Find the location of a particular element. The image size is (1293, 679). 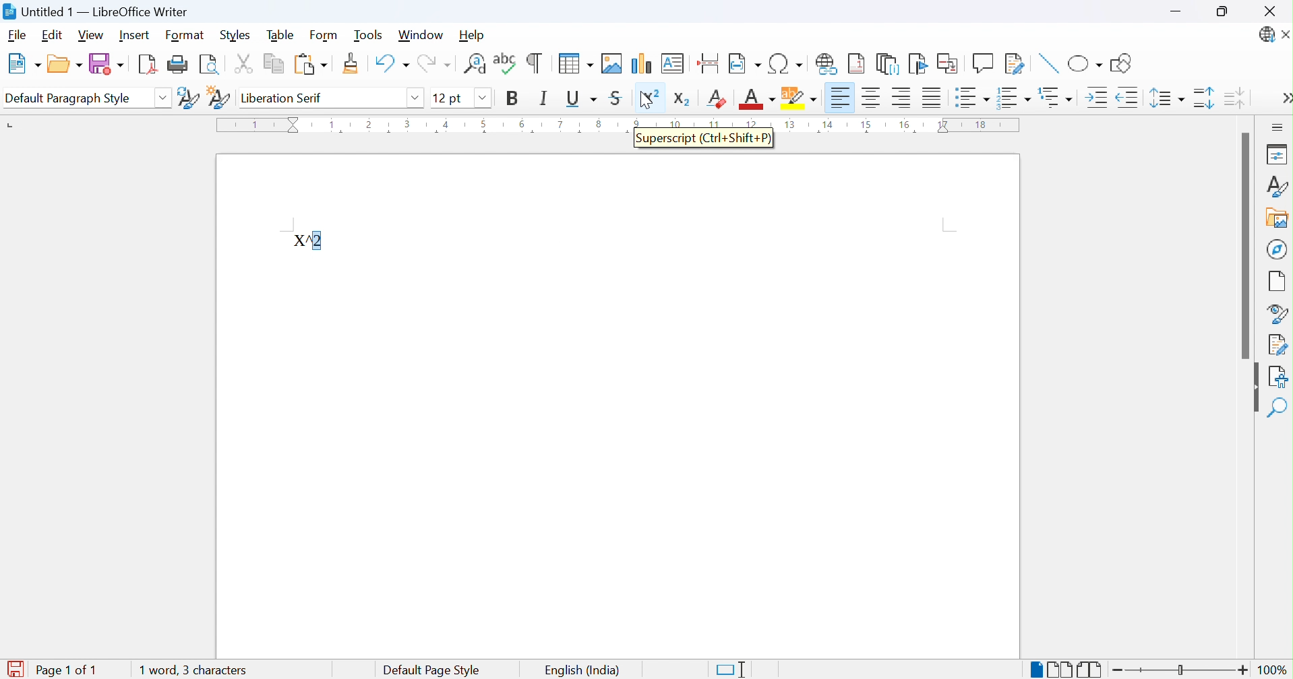

More is located at coordinates (1285, 98).